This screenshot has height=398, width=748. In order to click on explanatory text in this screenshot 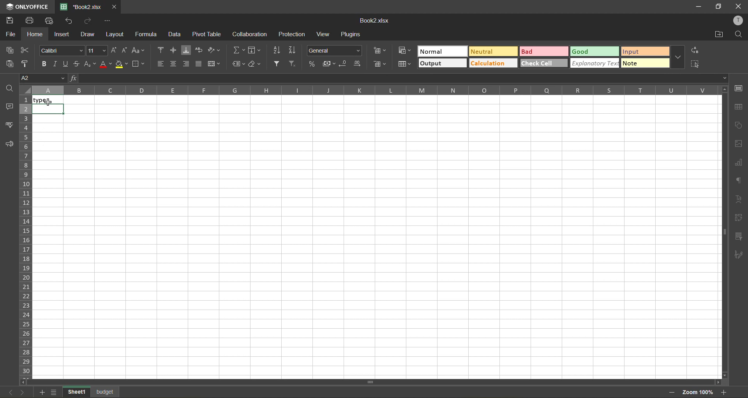, I will do `click(596, 63)`.